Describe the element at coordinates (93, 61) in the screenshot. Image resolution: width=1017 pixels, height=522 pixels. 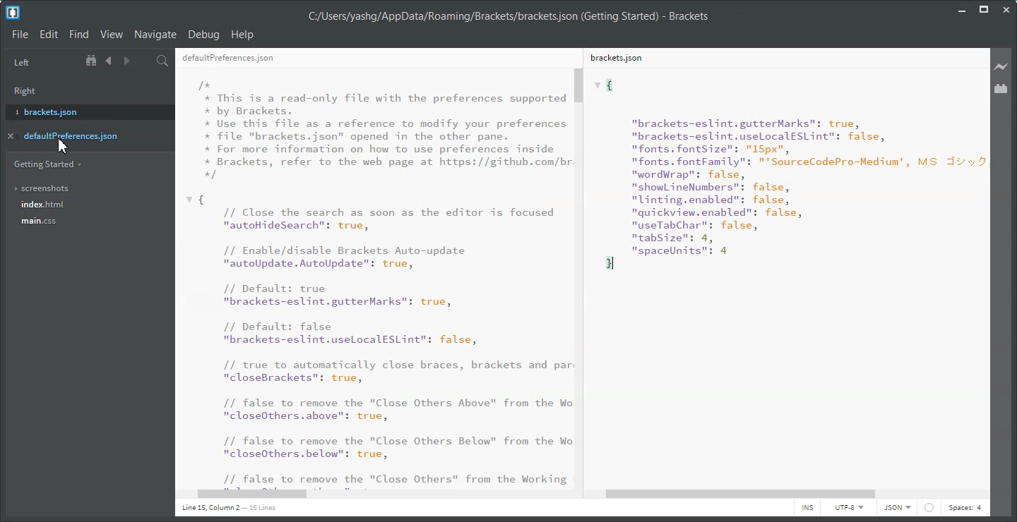
I see `Show in file tree` at that location.